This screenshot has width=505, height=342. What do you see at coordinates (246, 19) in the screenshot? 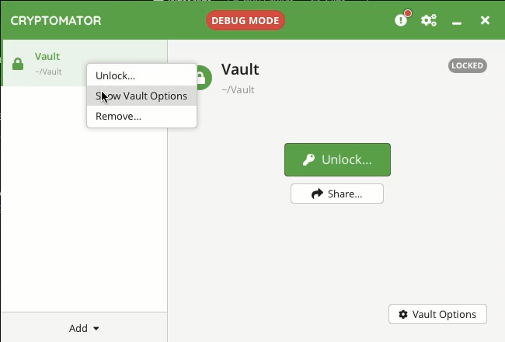
I see `DEBUG MODE` at bounding box center [246, 19].